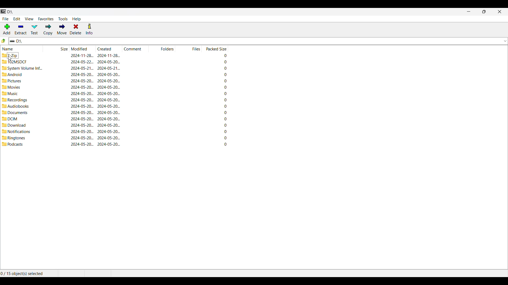 The height and width of the screenshot is (285, 508). Describe the element at coordinates (82, 144) in the screenshot. I see `modified date & time` at that location.